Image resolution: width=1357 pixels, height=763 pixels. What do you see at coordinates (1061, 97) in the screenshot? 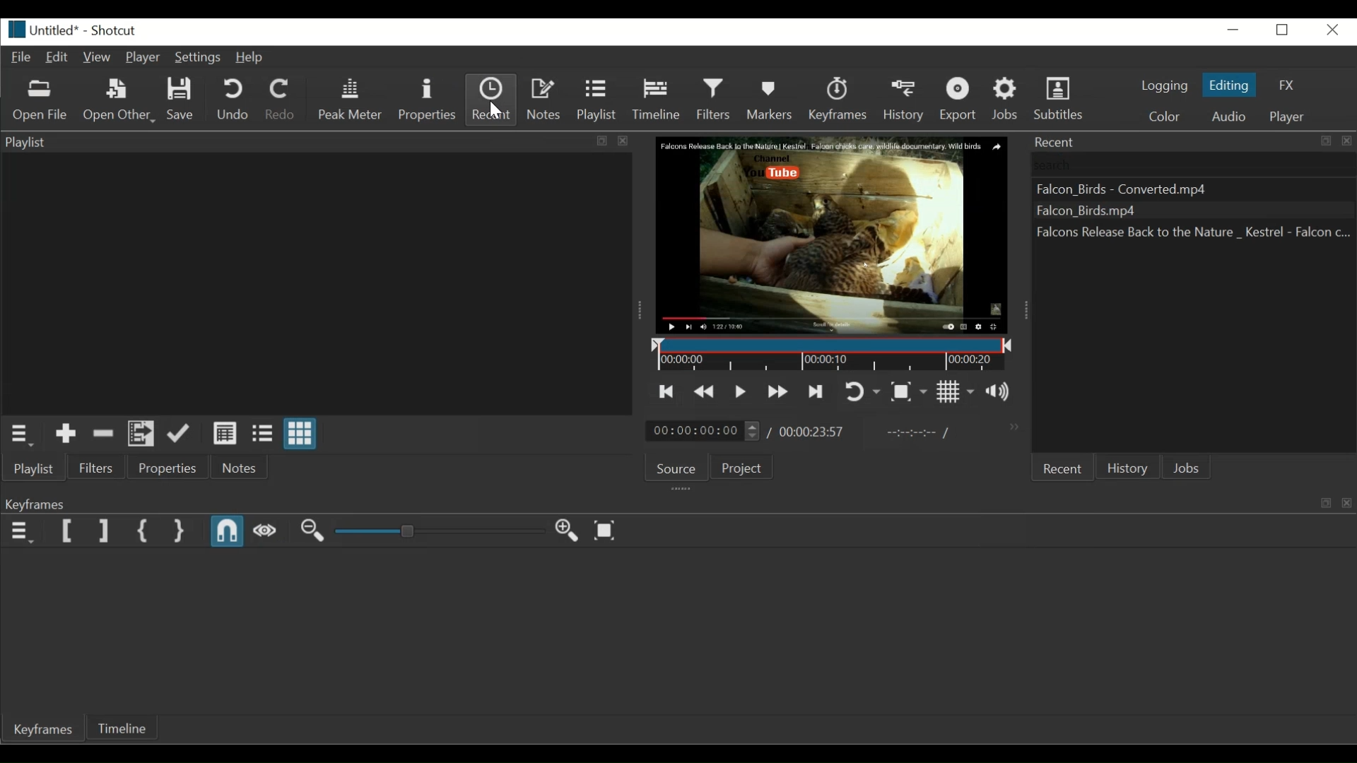
I see `Subtitles` at bounding box center [1061, 97].